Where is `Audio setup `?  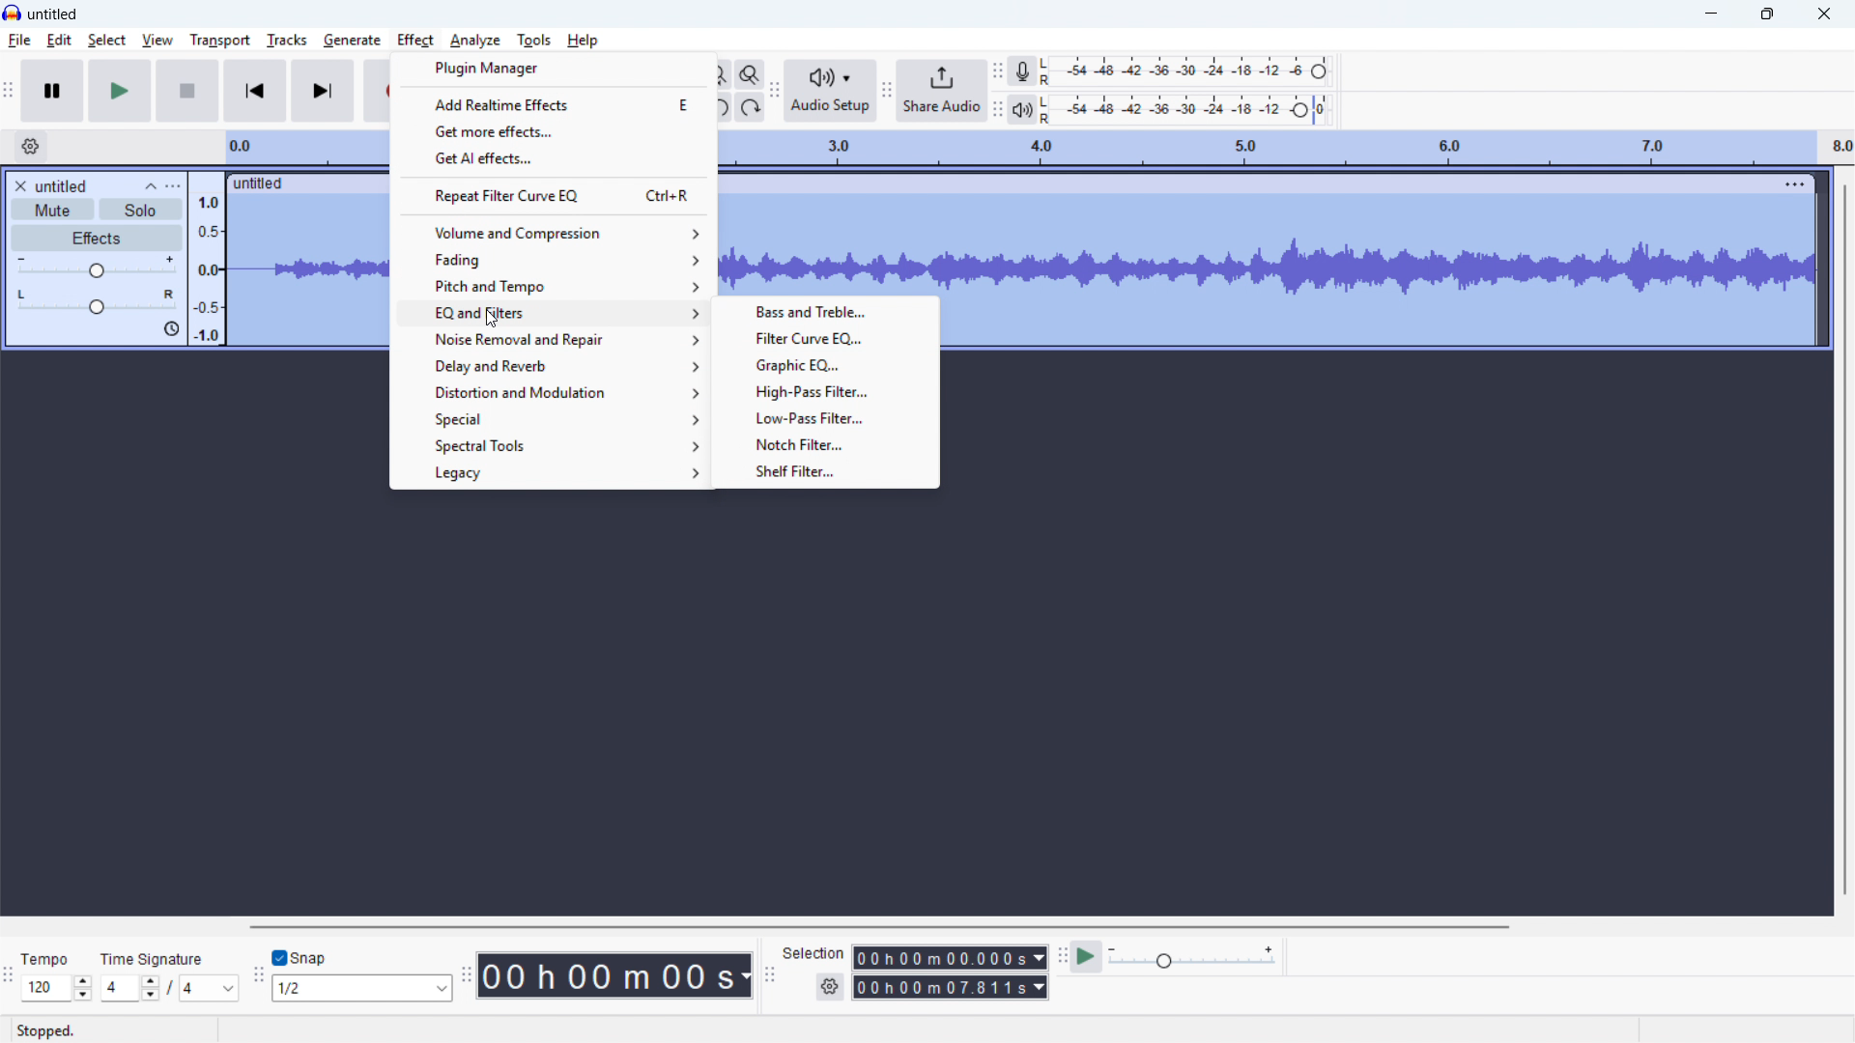
Audio setup  is located at coordinates (830, 91).